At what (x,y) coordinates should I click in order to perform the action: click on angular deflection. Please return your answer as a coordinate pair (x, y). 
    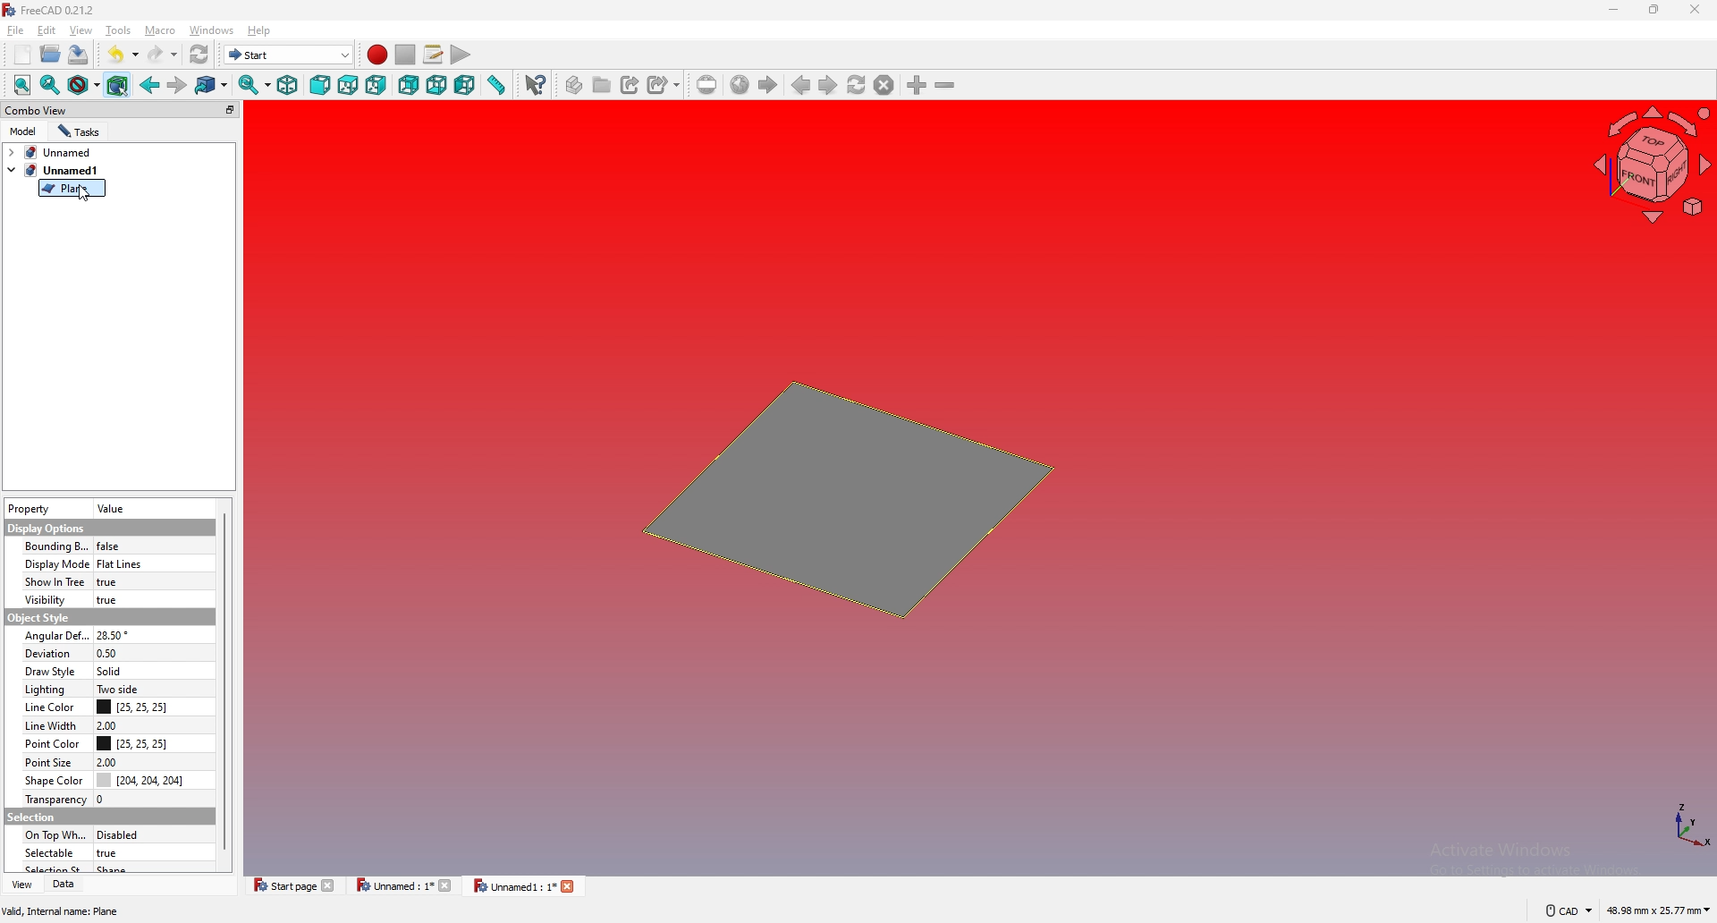
    Looking at the image, I should click on (53, 634).